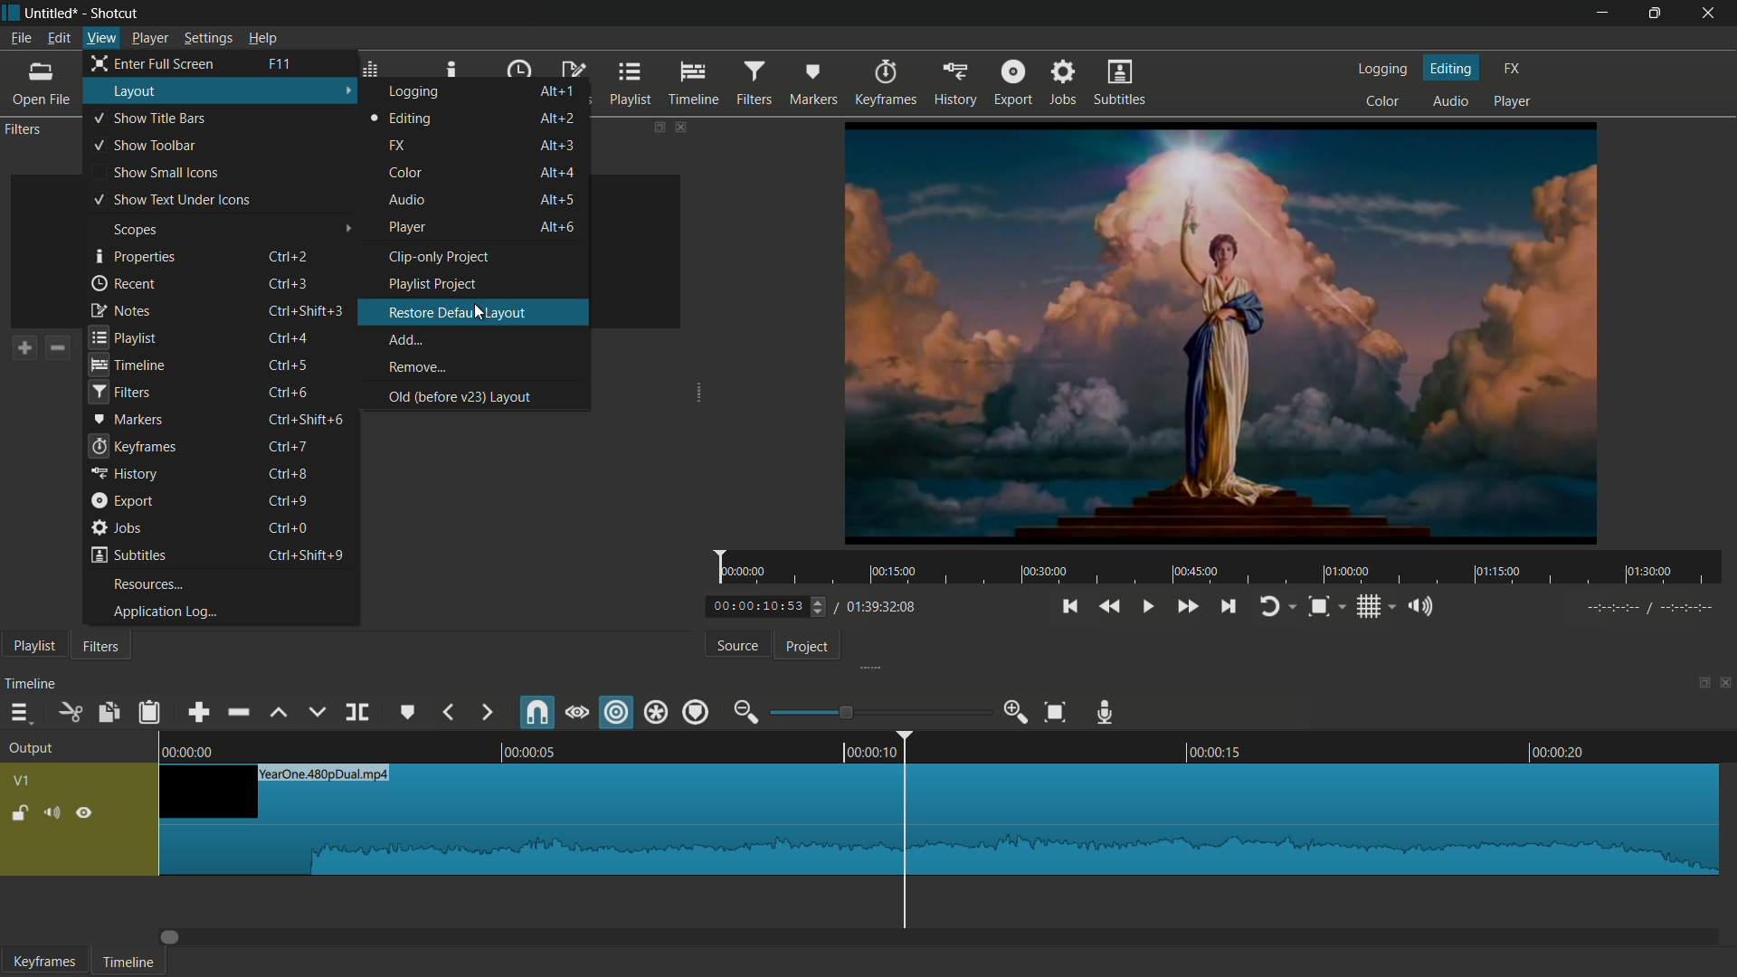  I want to click on quickly play forward, so click(1188, 606).